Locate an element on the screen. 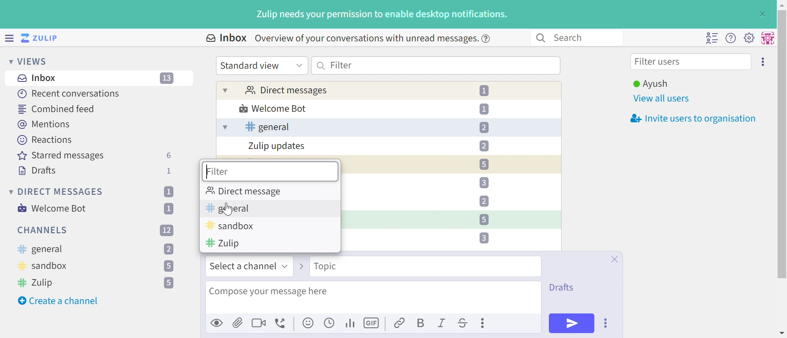  general is located at coordinates (267, 127).